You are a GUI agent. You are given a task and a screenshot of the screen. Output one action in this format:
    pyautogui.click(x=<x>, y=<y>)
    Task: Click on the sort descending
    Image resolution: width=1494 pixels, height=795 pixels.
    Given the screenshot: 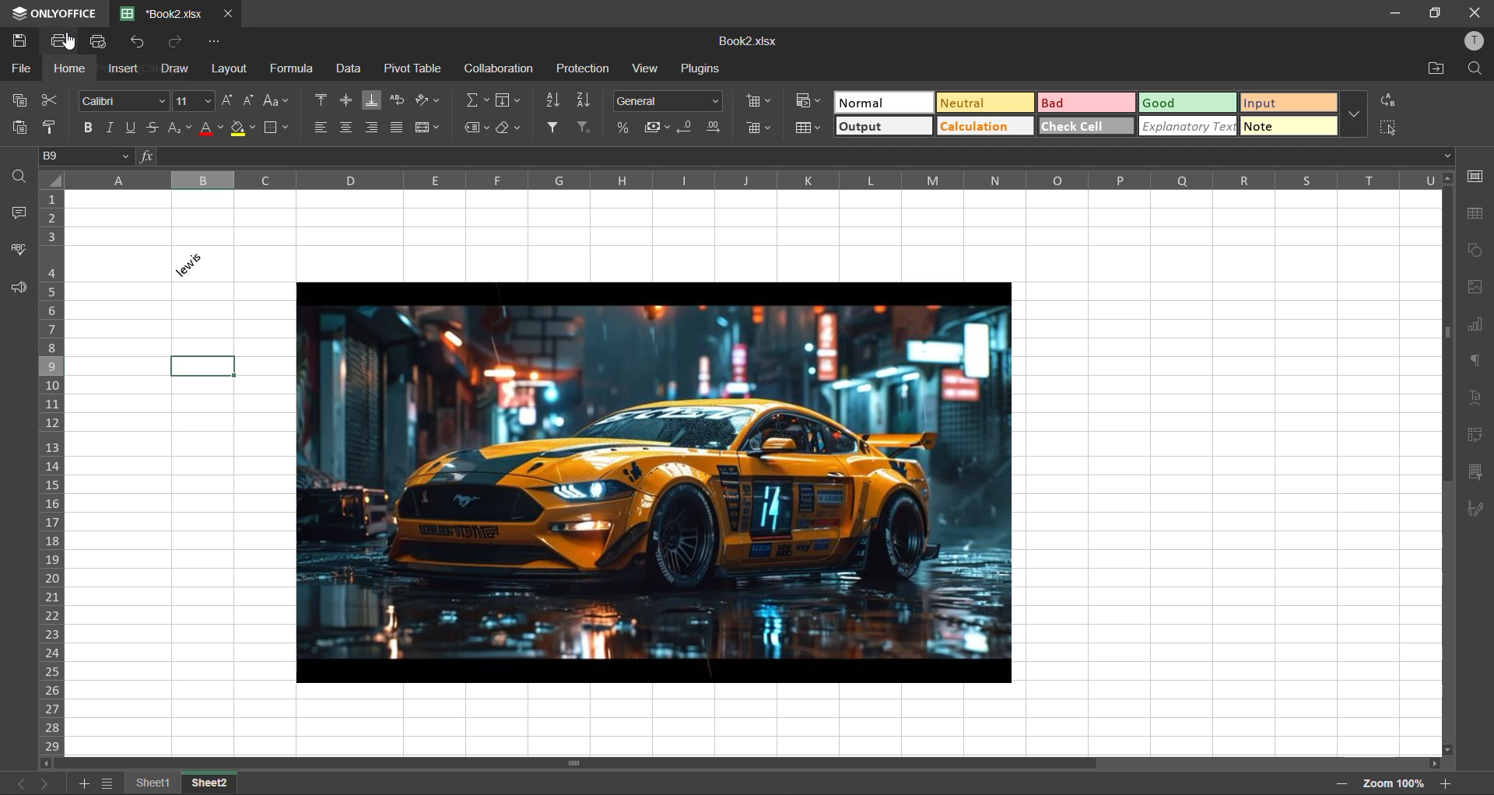 What is the action you would take?
    pyautogui.click(x=584, y=100)
    